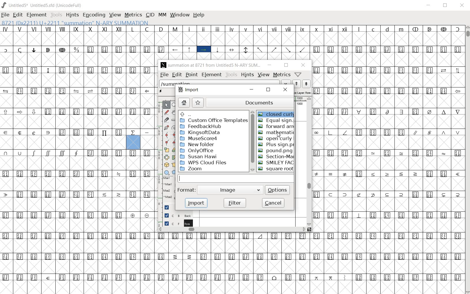 This screenshot has width=470, height=294. Describe the element at coordinates (263, 74) in the screenshot. I see `view` at that location.